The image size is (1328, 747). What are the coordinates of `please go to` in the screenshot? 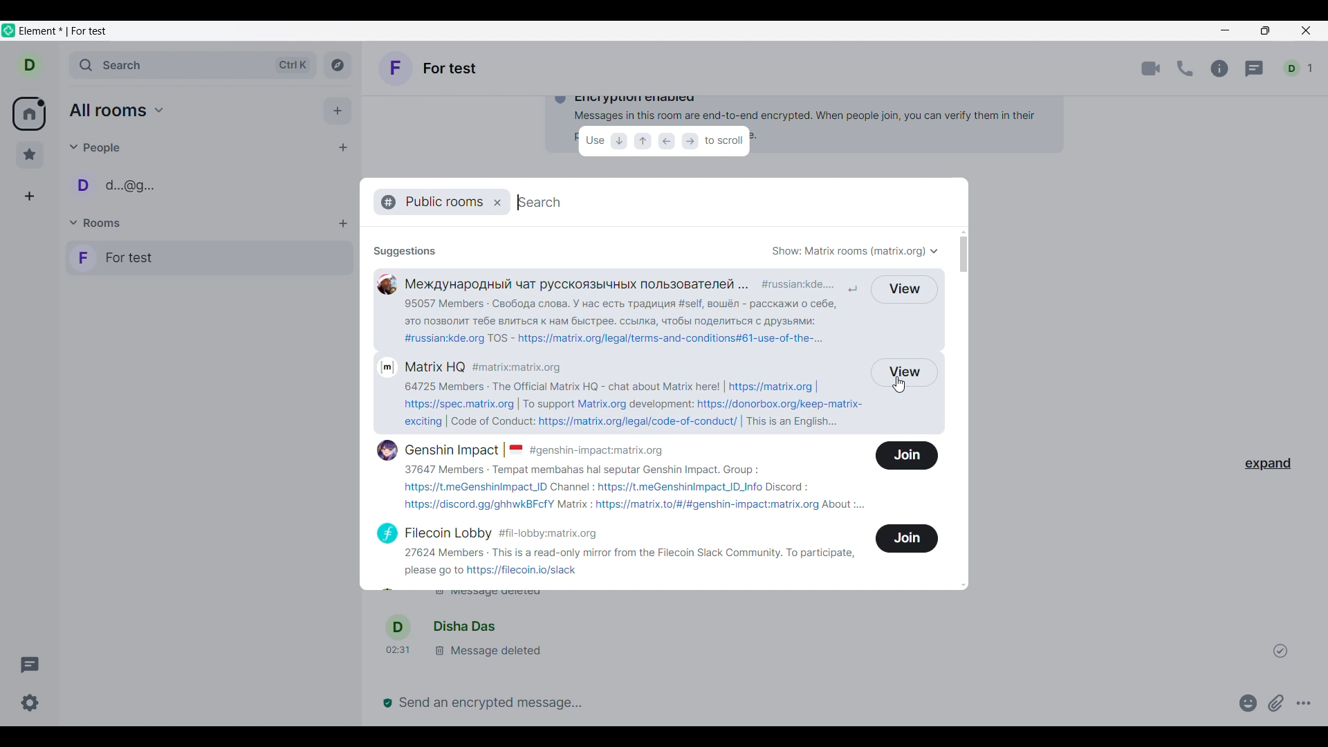 It's located at (431, 573).